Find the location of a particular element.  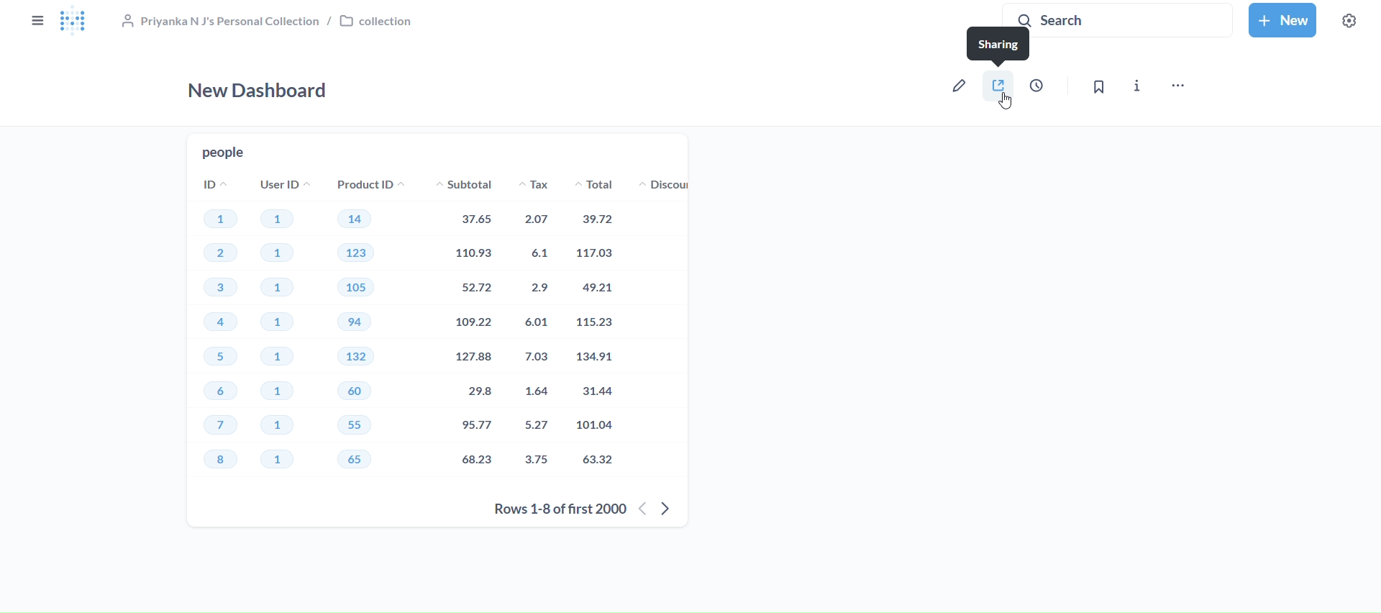

people is located at coordinates (223, 153).